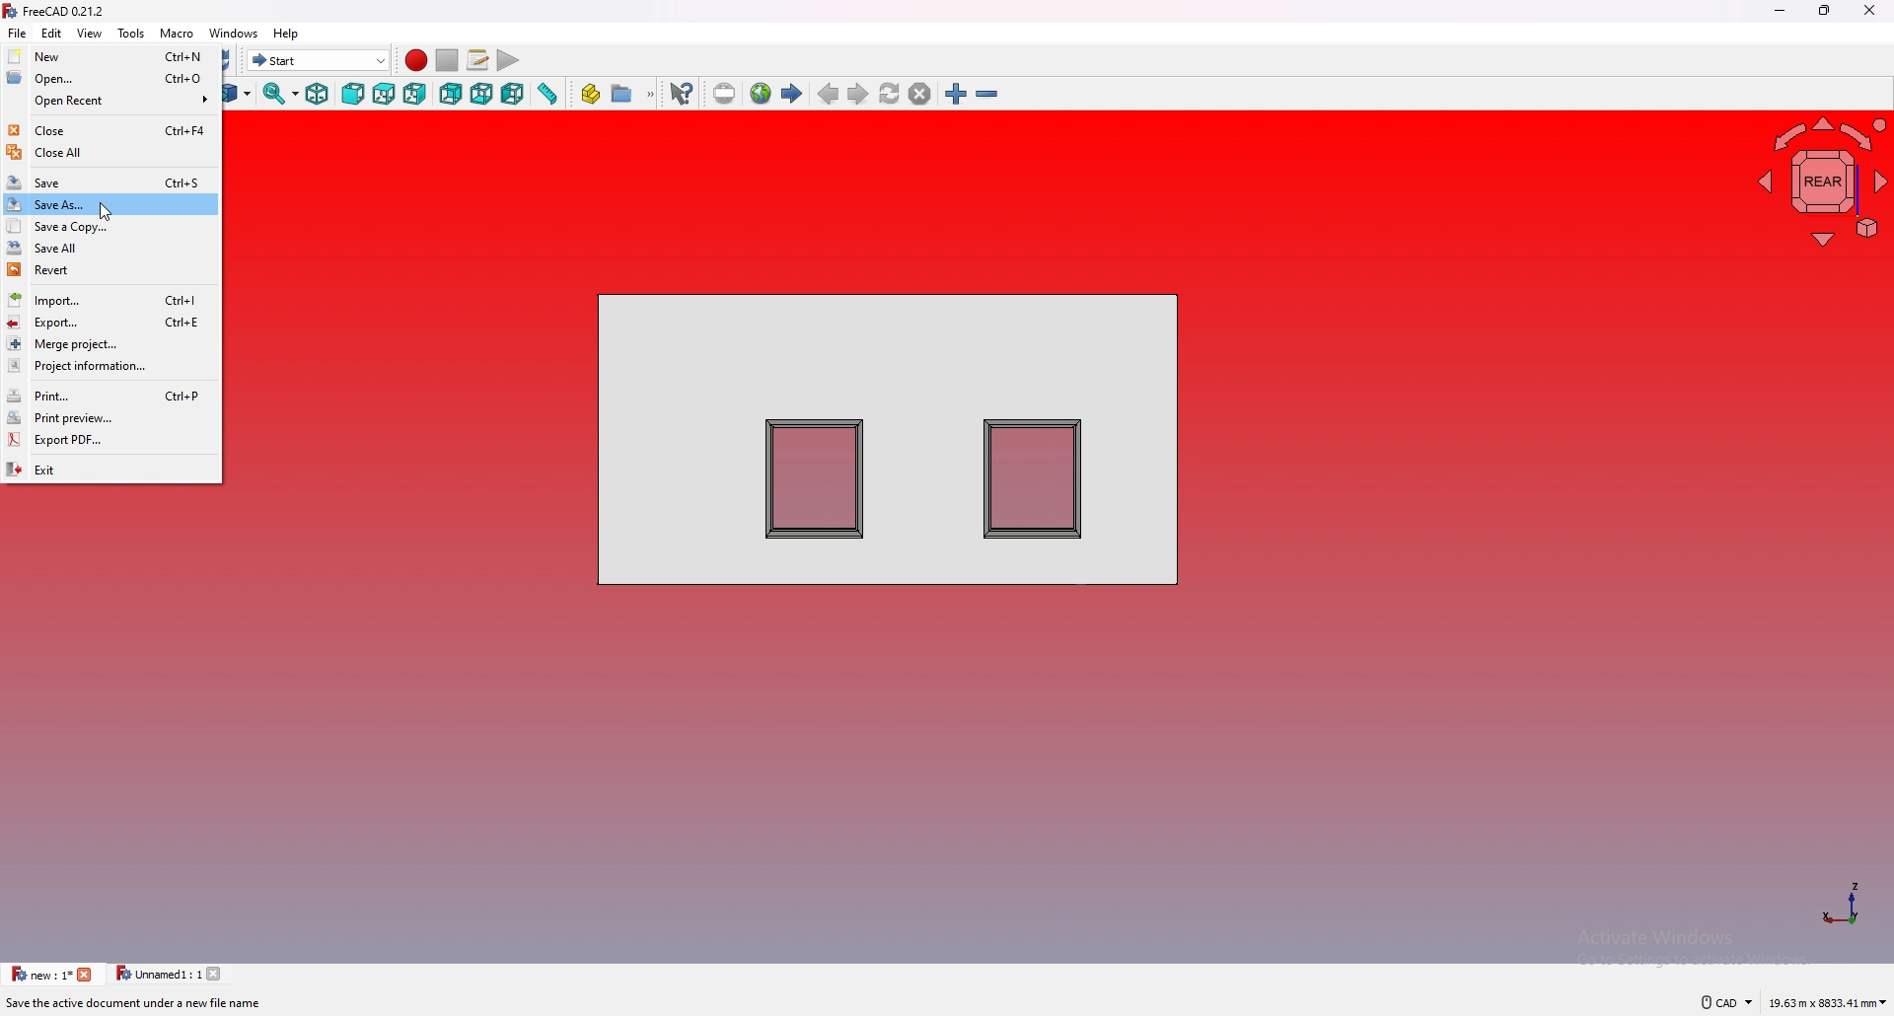  What do you see at coordinates (110, 152) in the screenshot?
I see `close all` at bounding box center [110, 152].